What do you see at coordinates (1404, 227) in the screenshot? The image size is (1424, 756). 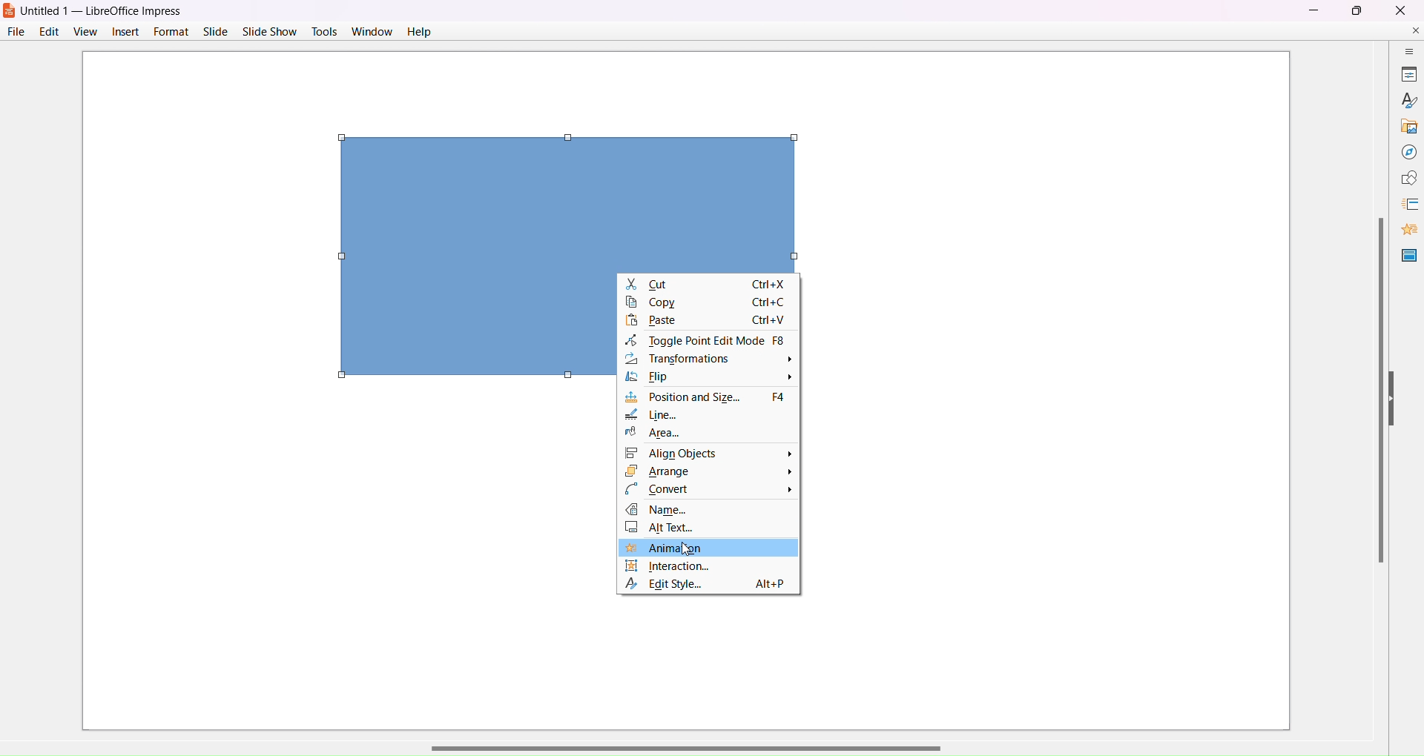 I see `Animations` at bounding box center [1404, 227].